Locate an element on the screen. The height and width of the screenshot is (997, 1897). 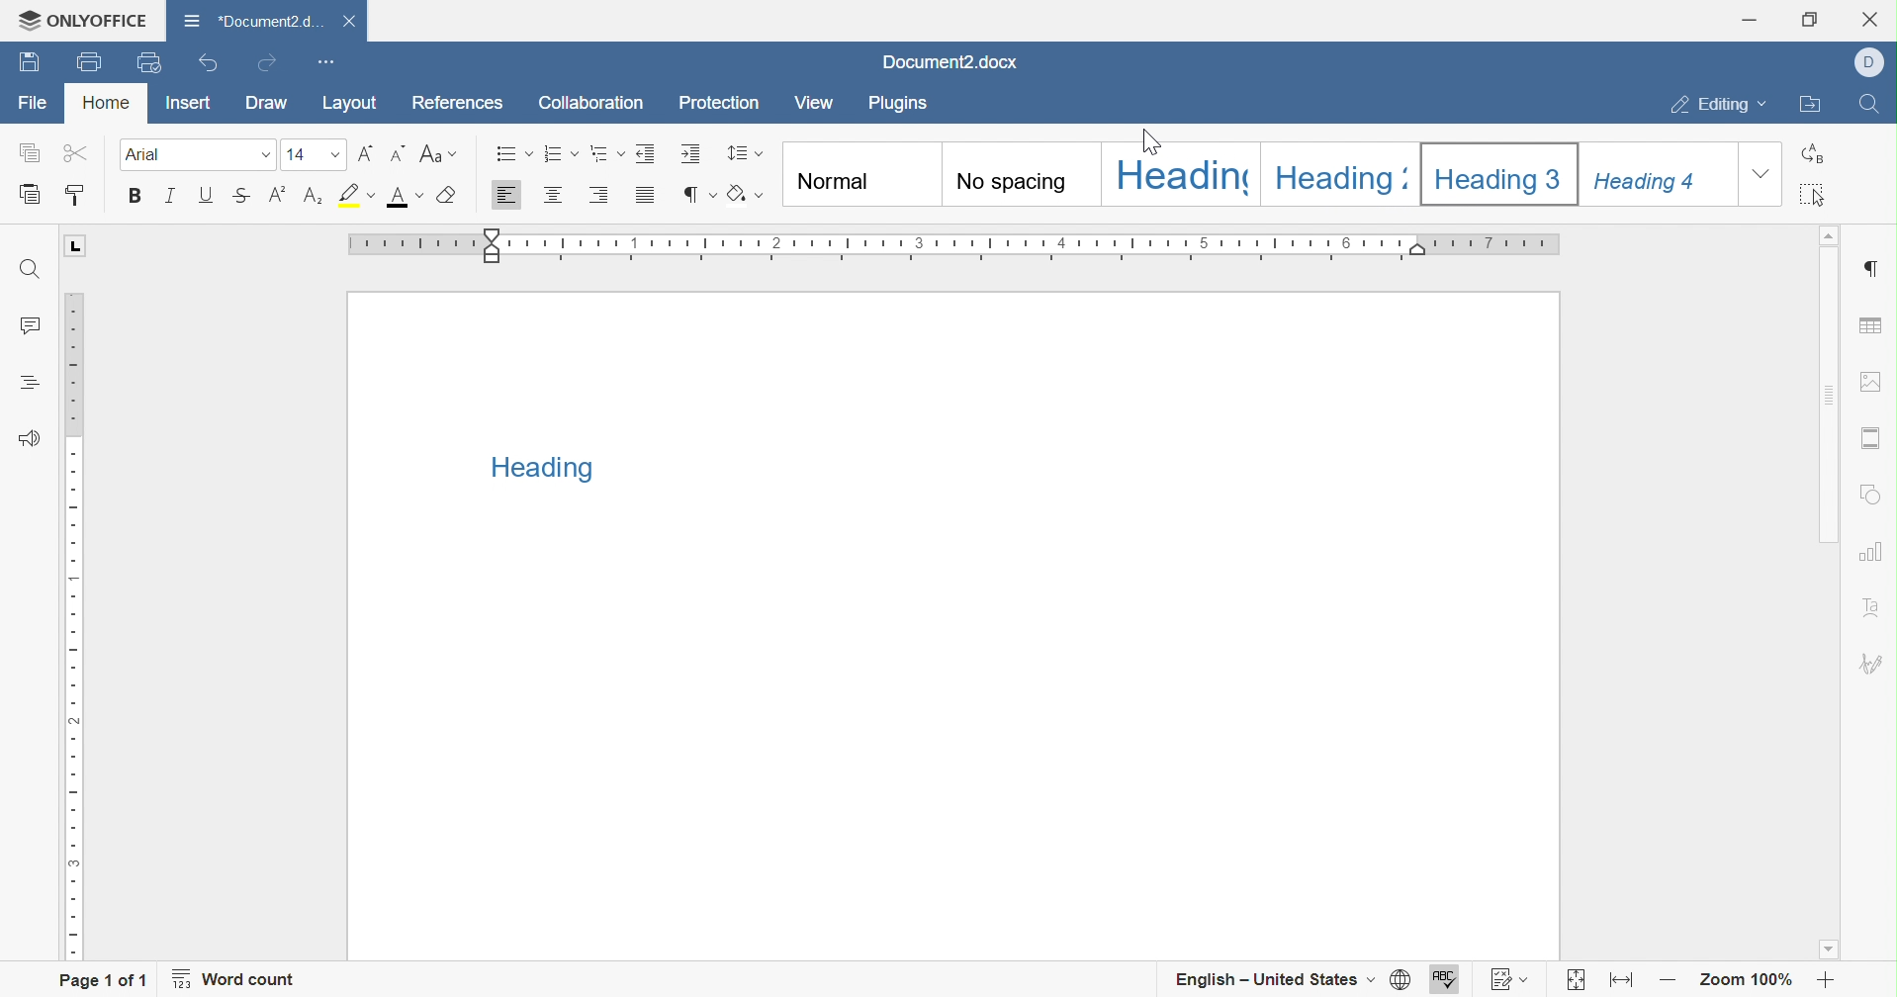
*Document2.docx is located at coordinates (251, 21).